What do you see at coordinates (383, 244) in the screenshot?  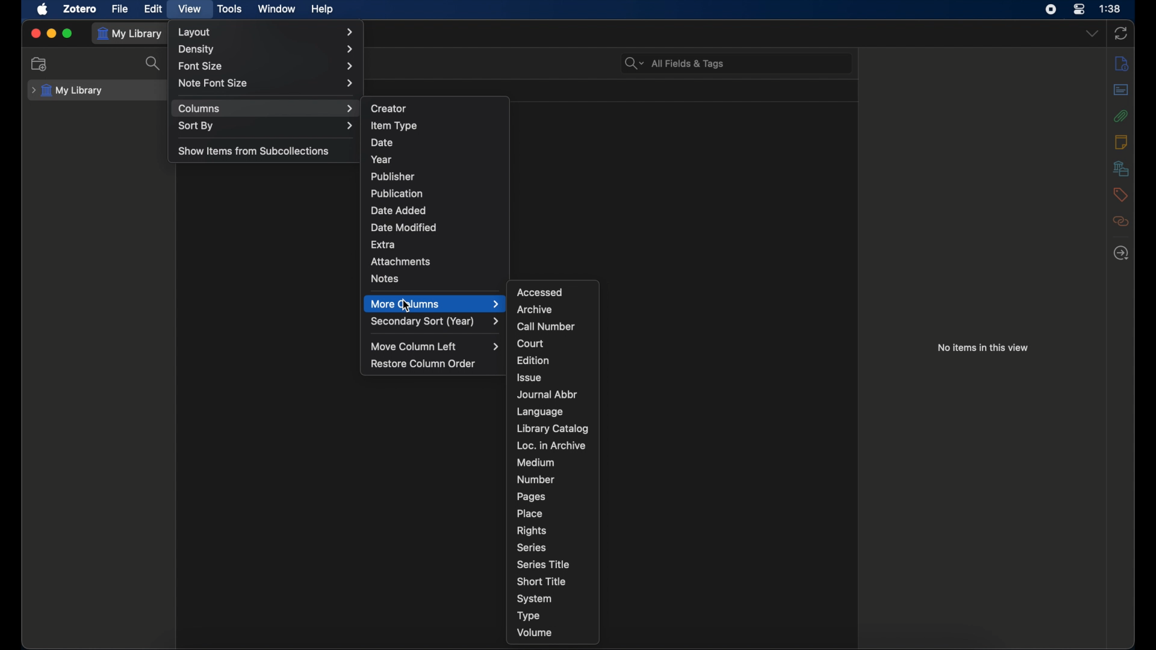 I see `extra` at bounding box center [383, 244].